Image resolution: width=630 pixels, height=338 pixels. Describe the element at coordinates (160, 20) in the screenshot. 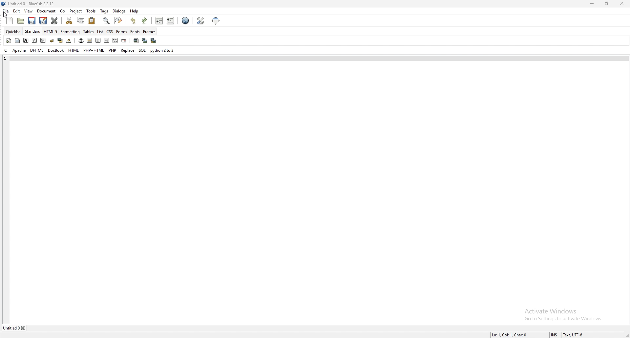

I see `unindent` at that location.